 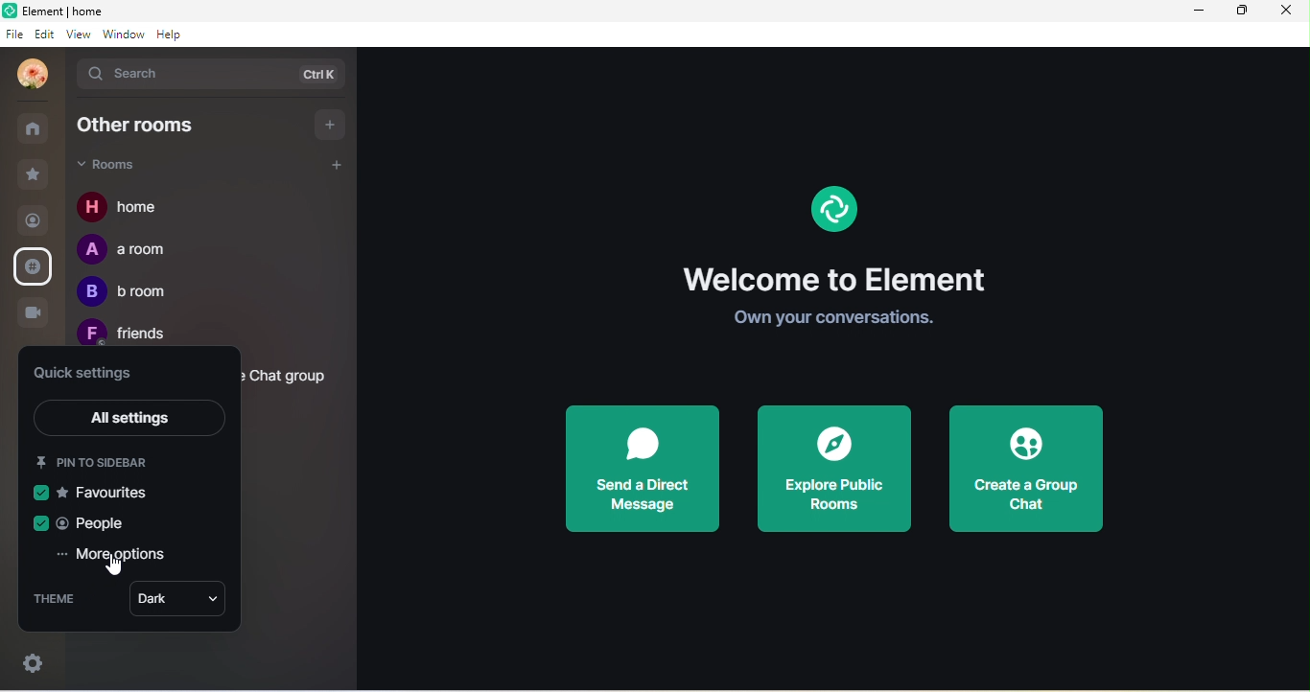 I want to click on more option, so click(x=124, y=561).